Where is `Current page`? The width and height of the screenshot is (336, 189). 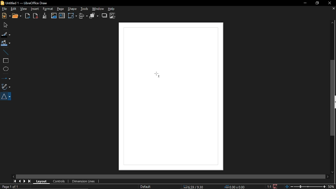 Current page is located at coordinates (11, 187).